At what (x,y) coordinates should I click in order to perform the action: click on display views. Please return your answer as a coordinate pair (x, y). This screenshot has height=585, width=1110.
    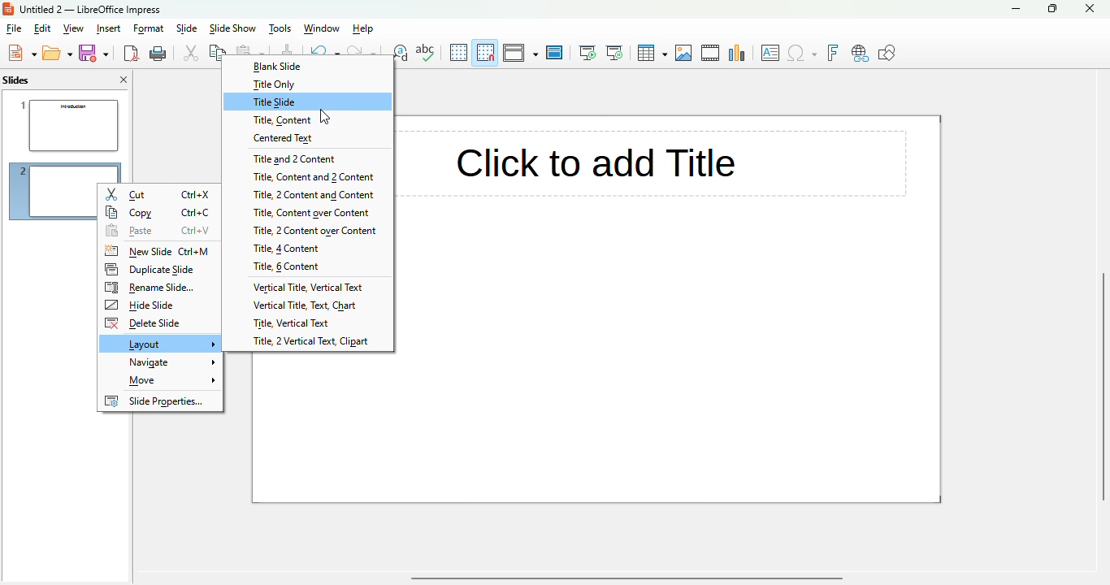
    Looking at the image, I should click on (521, 52).